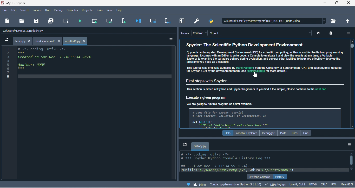 This screenshot has height=188, width=355. I want to click on run current cell, so click(94, 22).